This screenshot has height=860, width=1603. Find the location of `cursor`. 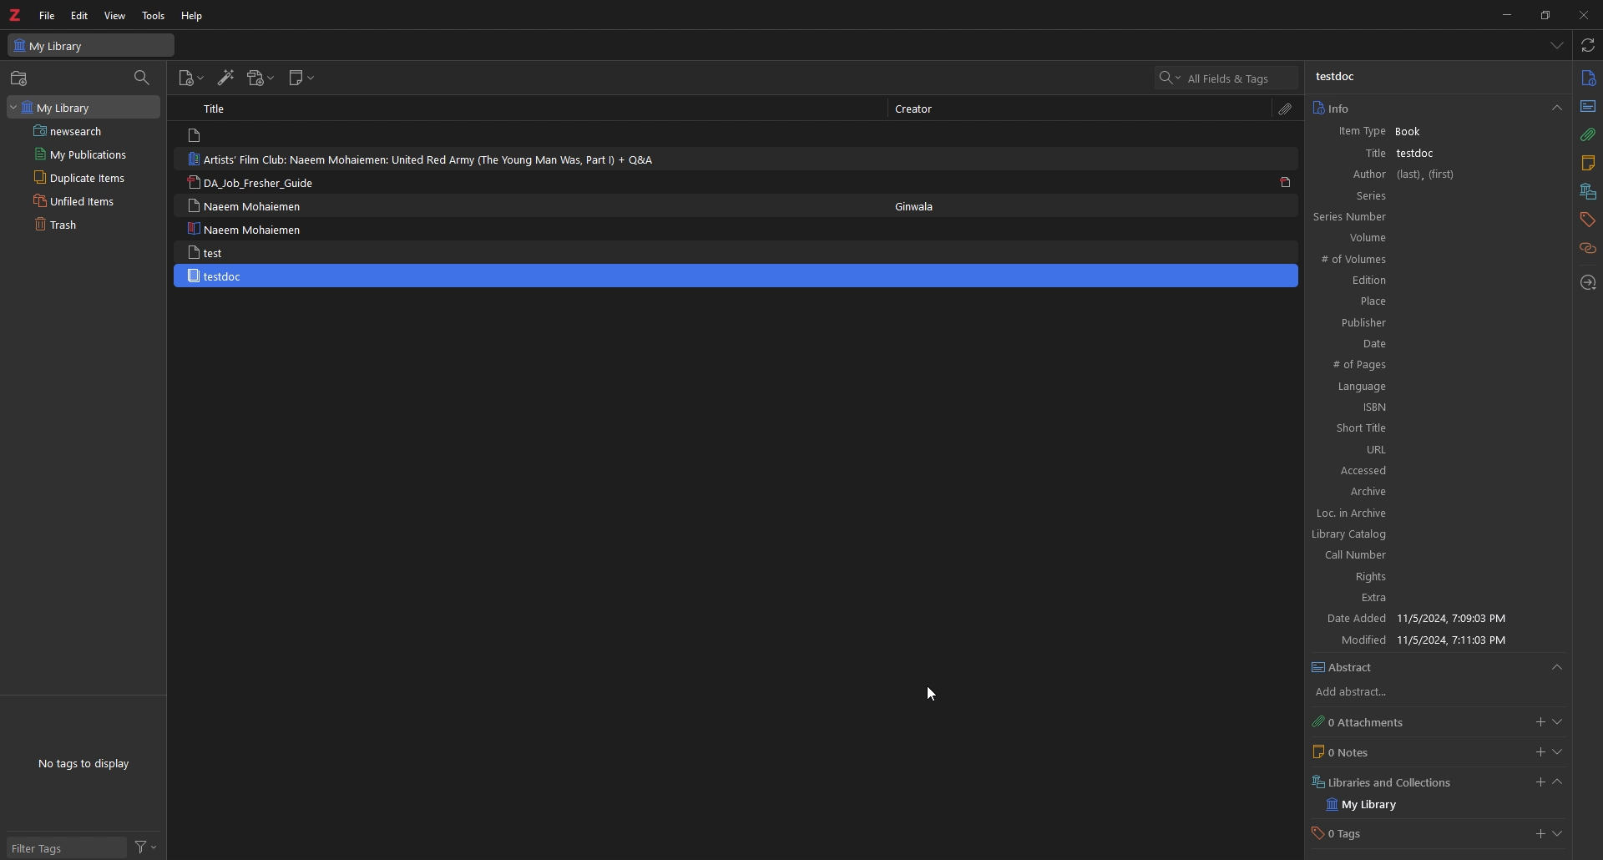

cursor is located at coordinates (931, 696).